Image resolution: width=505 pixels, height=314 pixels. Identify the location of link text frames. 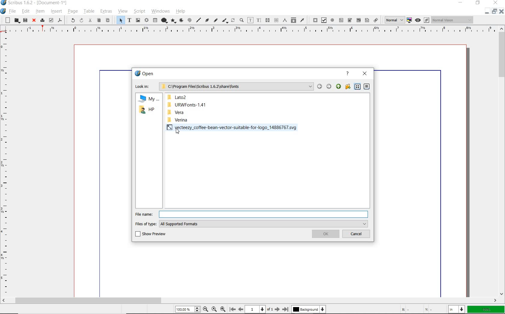
(267, 20).